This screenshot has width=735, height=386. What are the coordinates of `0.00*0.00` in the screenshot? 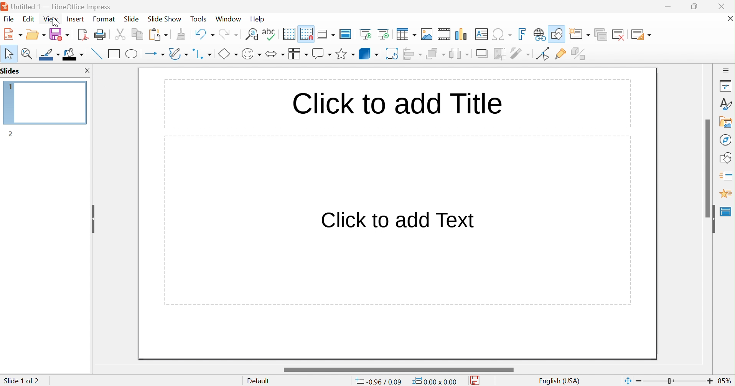 It's located at (434, 381).